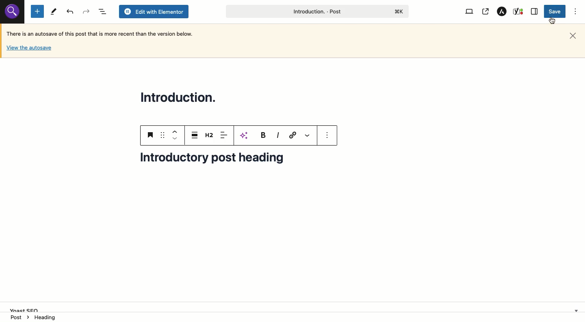 This screenshot has height=322, width=585. What do you see at coordinates (154, 12) in the screenshot?
I see `Edit with elementor` at bounding box center [154, 12].